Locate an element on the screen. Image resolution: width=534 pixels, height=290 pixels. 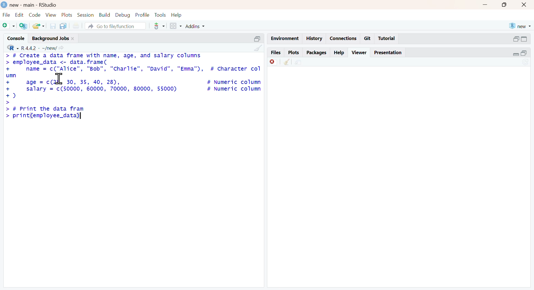
save current ile is located at coordinates (51, 26).